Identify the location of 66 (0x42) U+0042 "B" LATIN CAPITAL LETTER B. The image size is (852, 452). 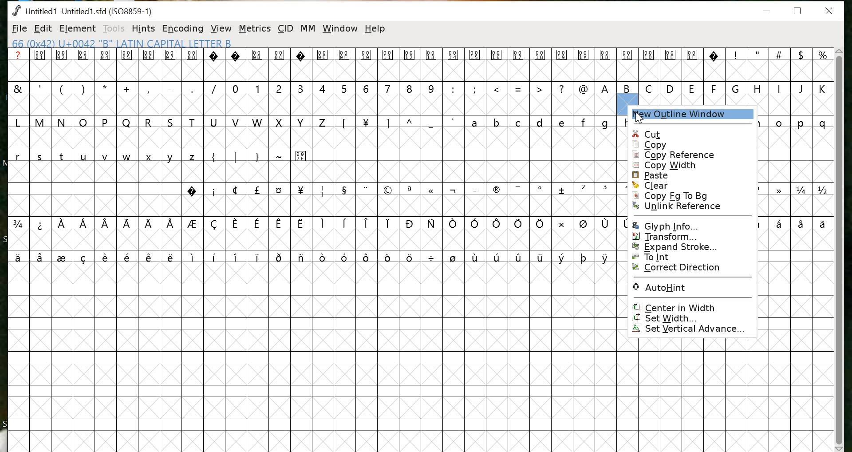
(124, 44).